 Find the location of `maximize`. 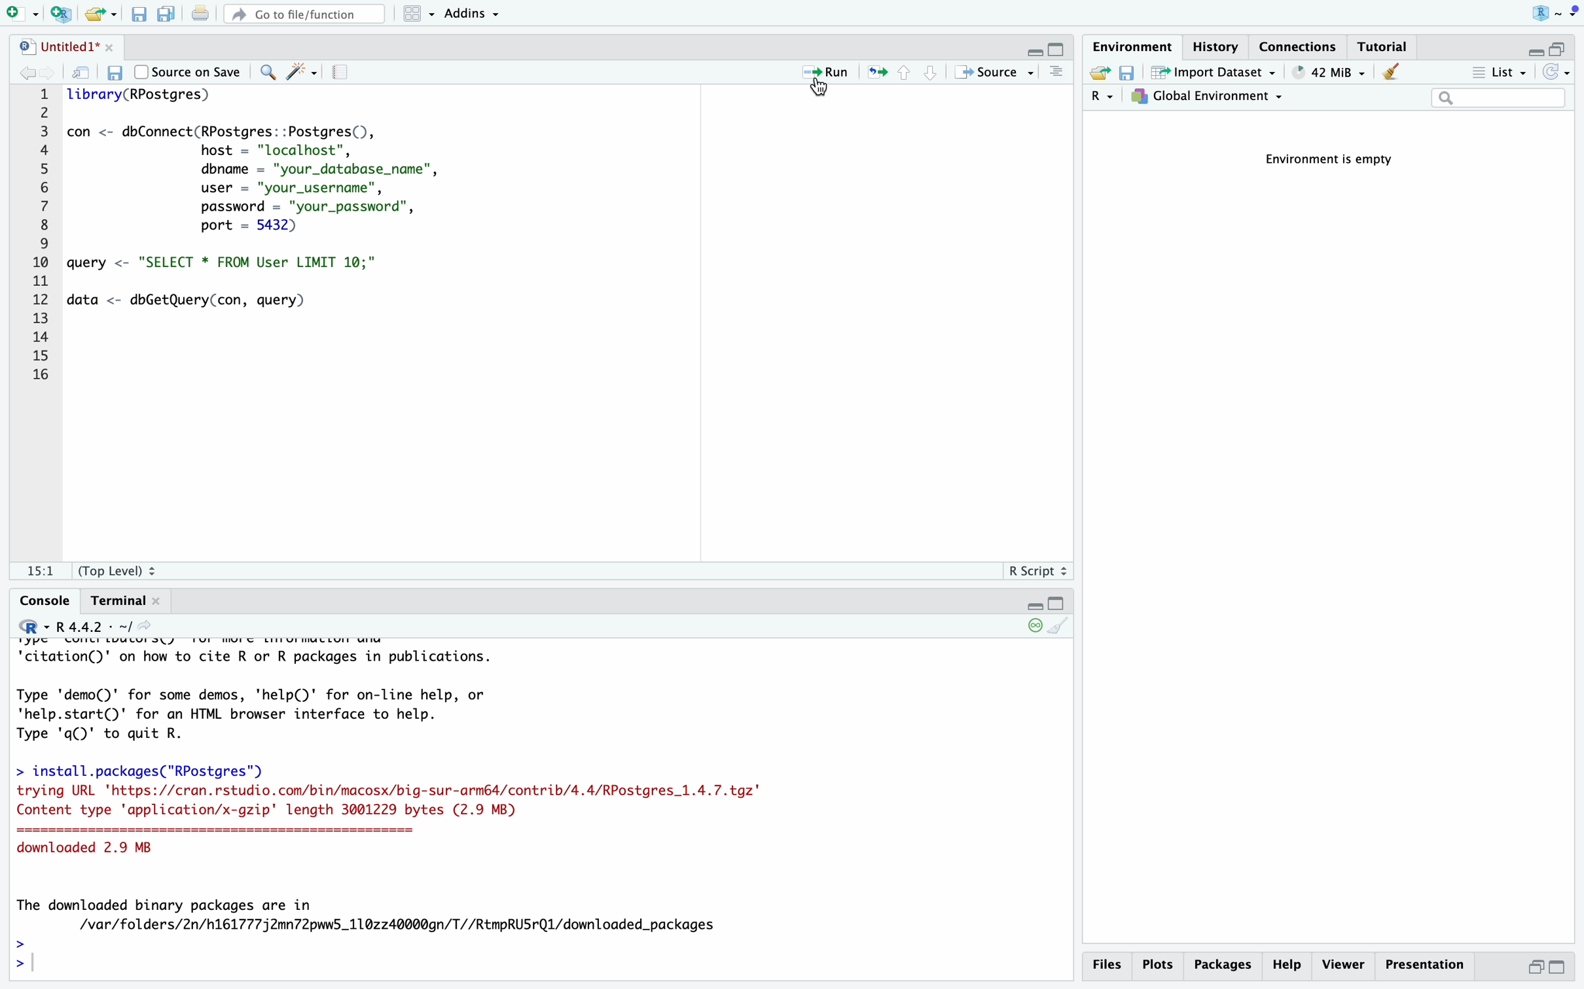

maximize is located at coordinates (1058, 603).